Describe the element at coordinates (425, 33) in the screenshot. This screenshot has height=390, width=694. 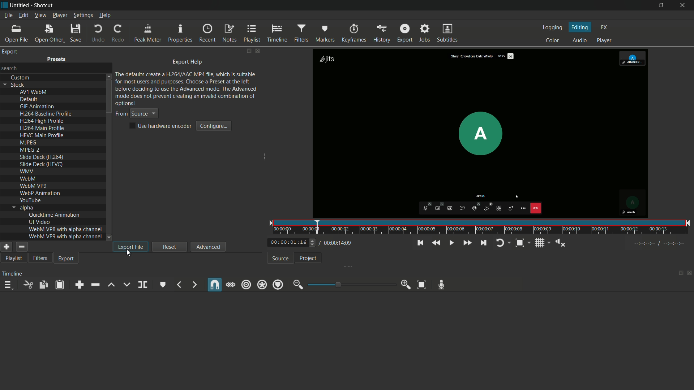
I see `jobs` at that location.